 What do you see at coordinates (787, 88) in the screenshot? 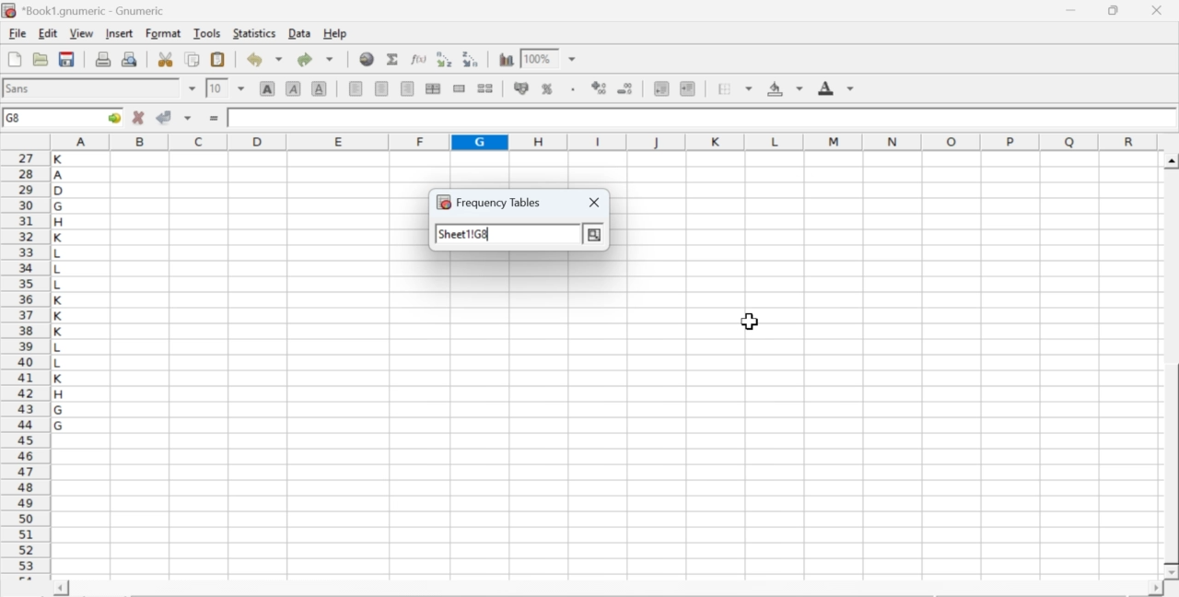
I see `background` at bounding box center [787, 88].